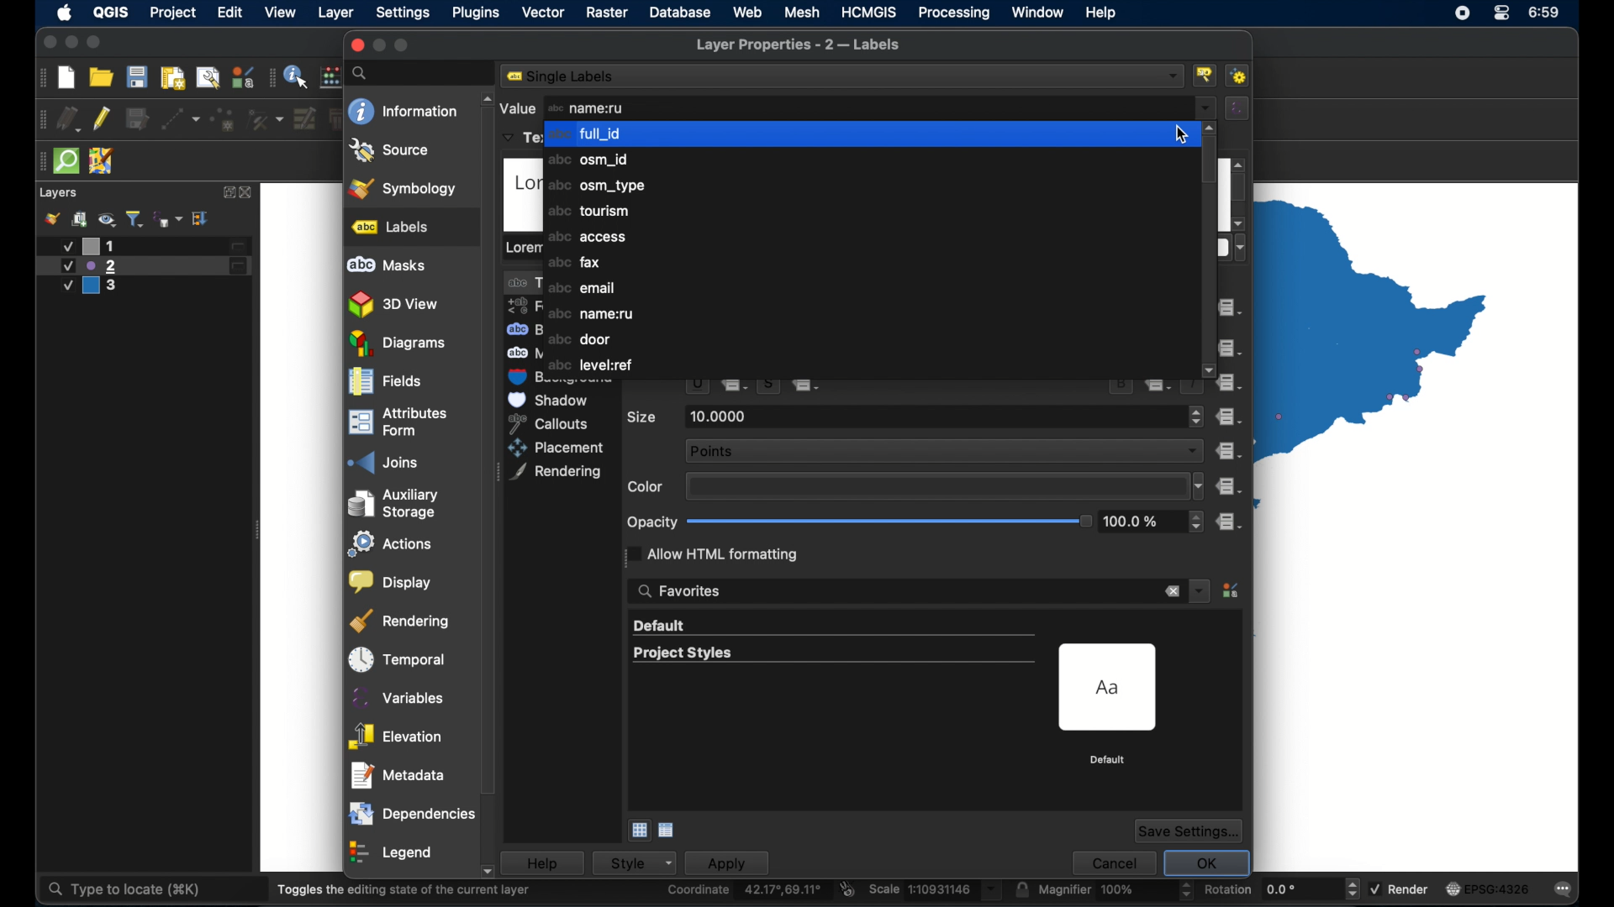 The height and width of the screenshot is (907, 1614). Describe the element at coordinates (332, 76) in the screenshot. I see `open field calculator` at that location.